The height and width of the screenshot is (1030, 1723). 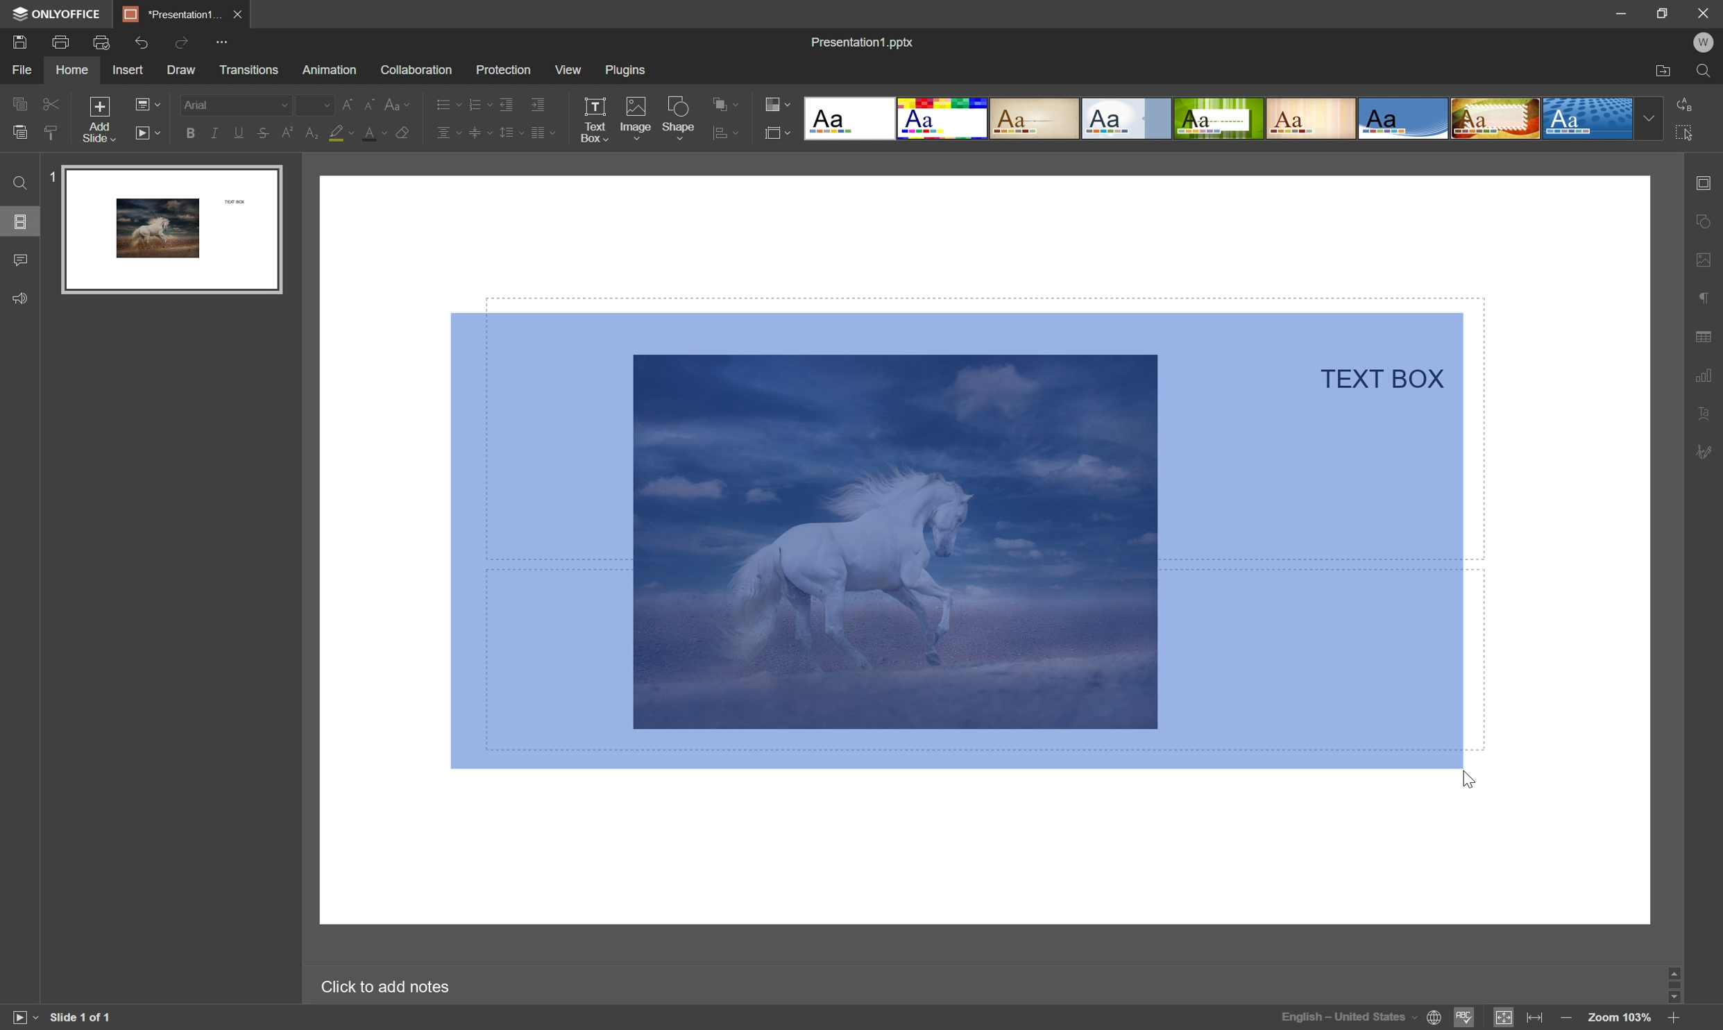 What do you see at coordinates (1688, 133) in the screenshot?
I see `select all` at bounding box center [1688, 133].